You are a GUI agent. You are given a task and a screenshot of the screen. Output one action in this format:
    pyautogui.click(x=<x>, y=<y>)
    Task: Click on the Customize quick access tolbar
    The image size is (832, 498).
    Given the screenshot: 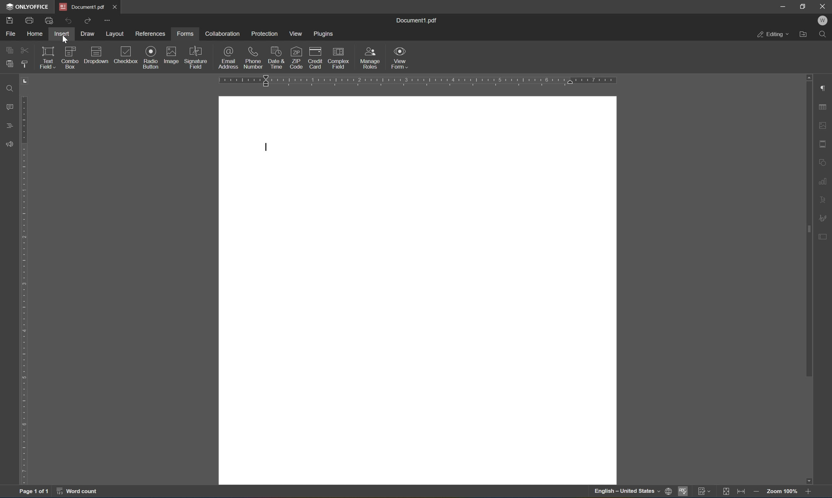 What is the action you would take?
    pyautogui.click(x=108, y=21)
    